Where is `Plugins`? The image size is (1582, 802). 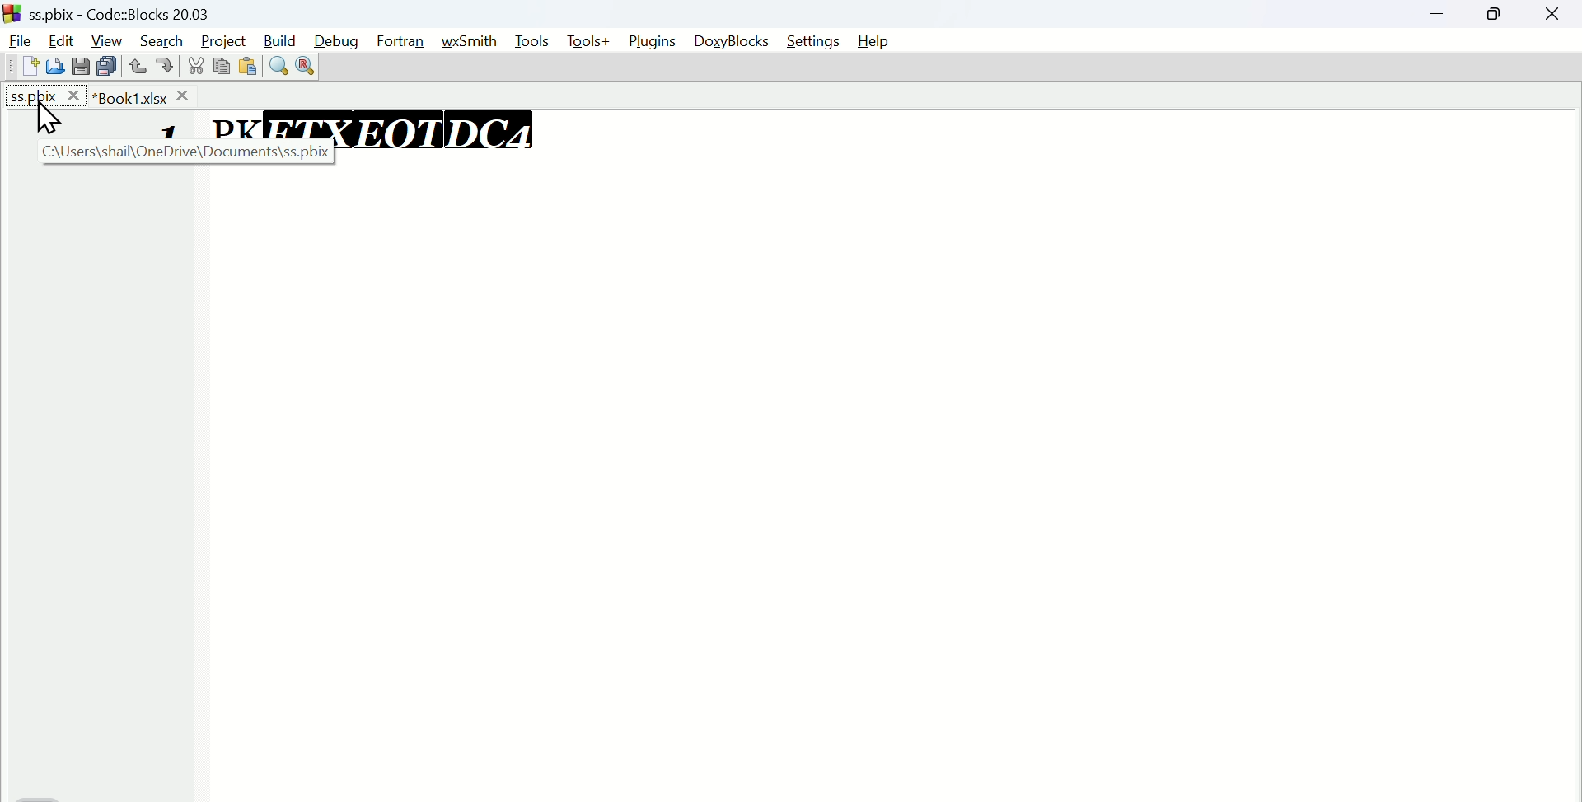 Plugins is located at coordinates (652, 42).